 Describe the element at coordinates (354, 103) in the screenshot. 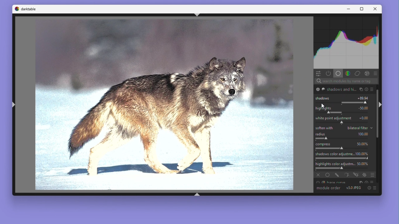

I see `correct shadows` at that location.